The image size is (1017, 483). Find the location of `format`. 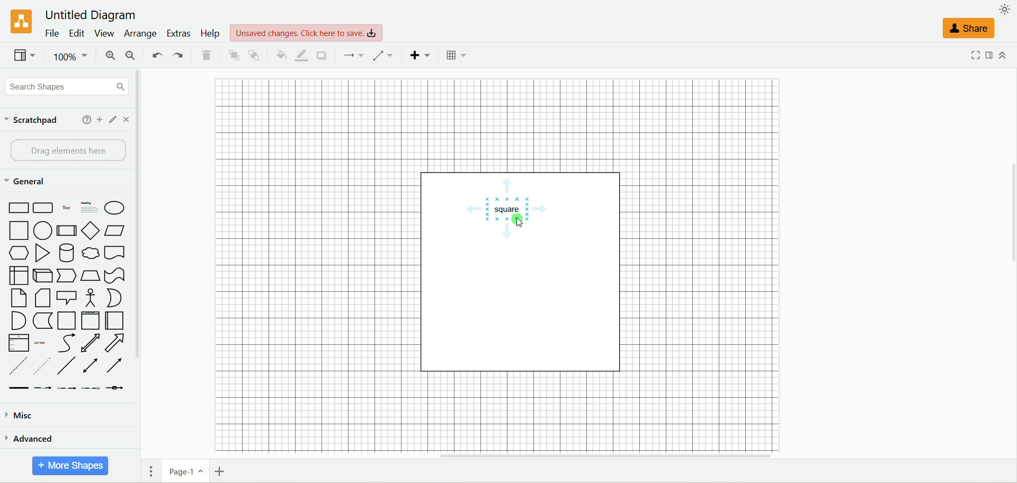

format is located at coordinates (988, 55).